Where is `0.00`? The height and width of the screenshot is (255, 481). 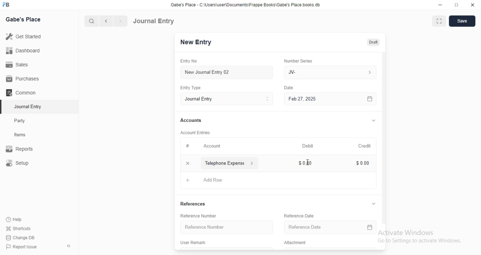
0.00 is located at coordinates (303, 163).